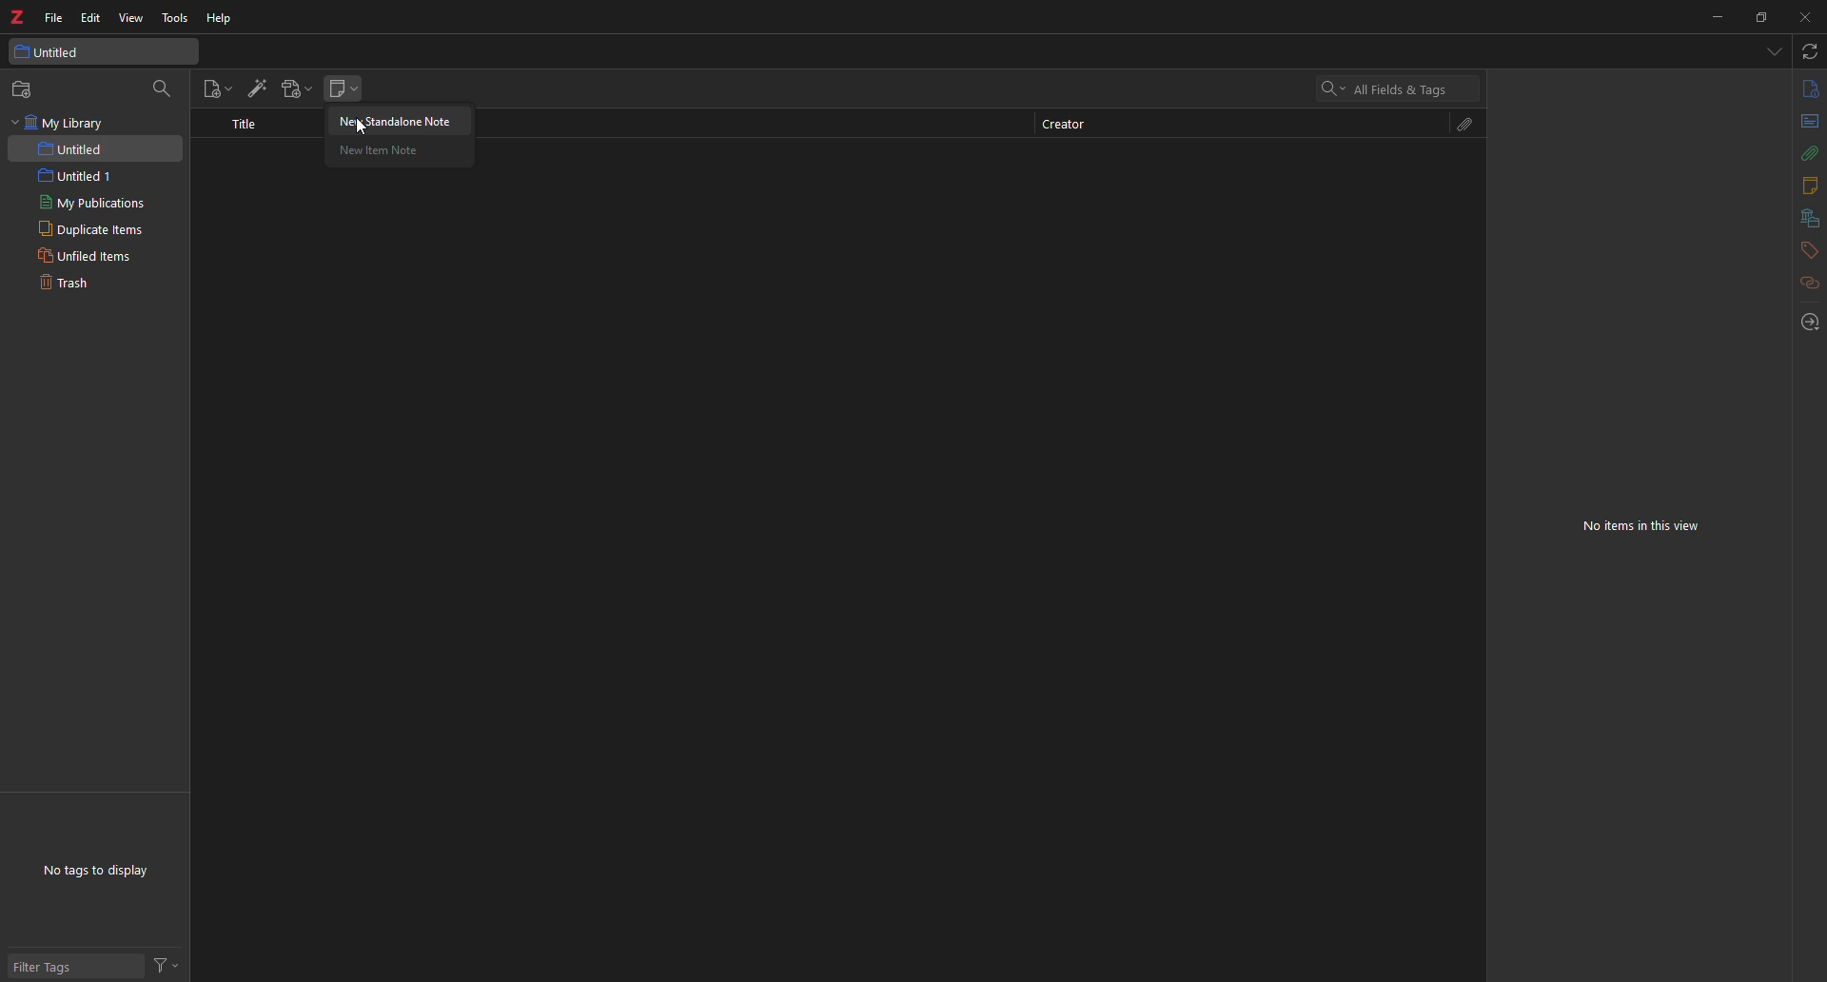 The width and height of the screenshot is (1827, 982). Describe the element at coordinates (1807, 184) in the screenshot. I see `notes` at that location.